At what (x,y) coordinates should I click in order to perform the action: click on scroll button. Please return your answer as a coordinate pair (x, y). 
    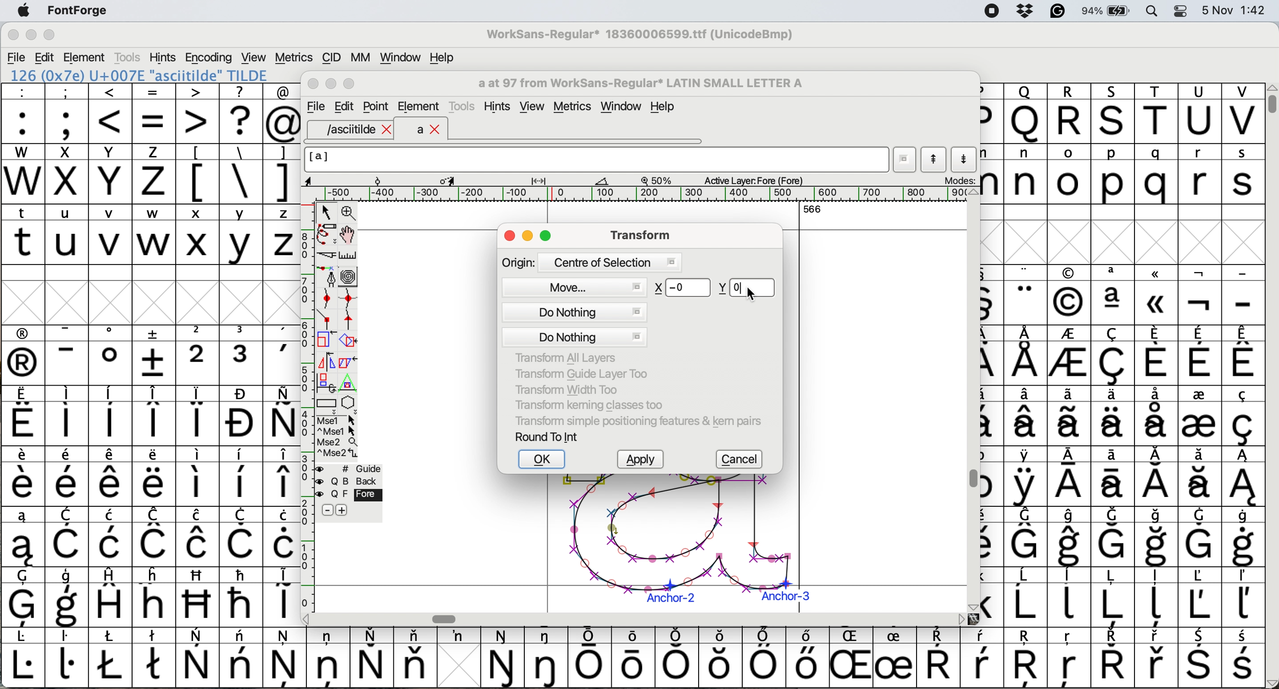
    Looking at the image, I should click on (1271, 682).